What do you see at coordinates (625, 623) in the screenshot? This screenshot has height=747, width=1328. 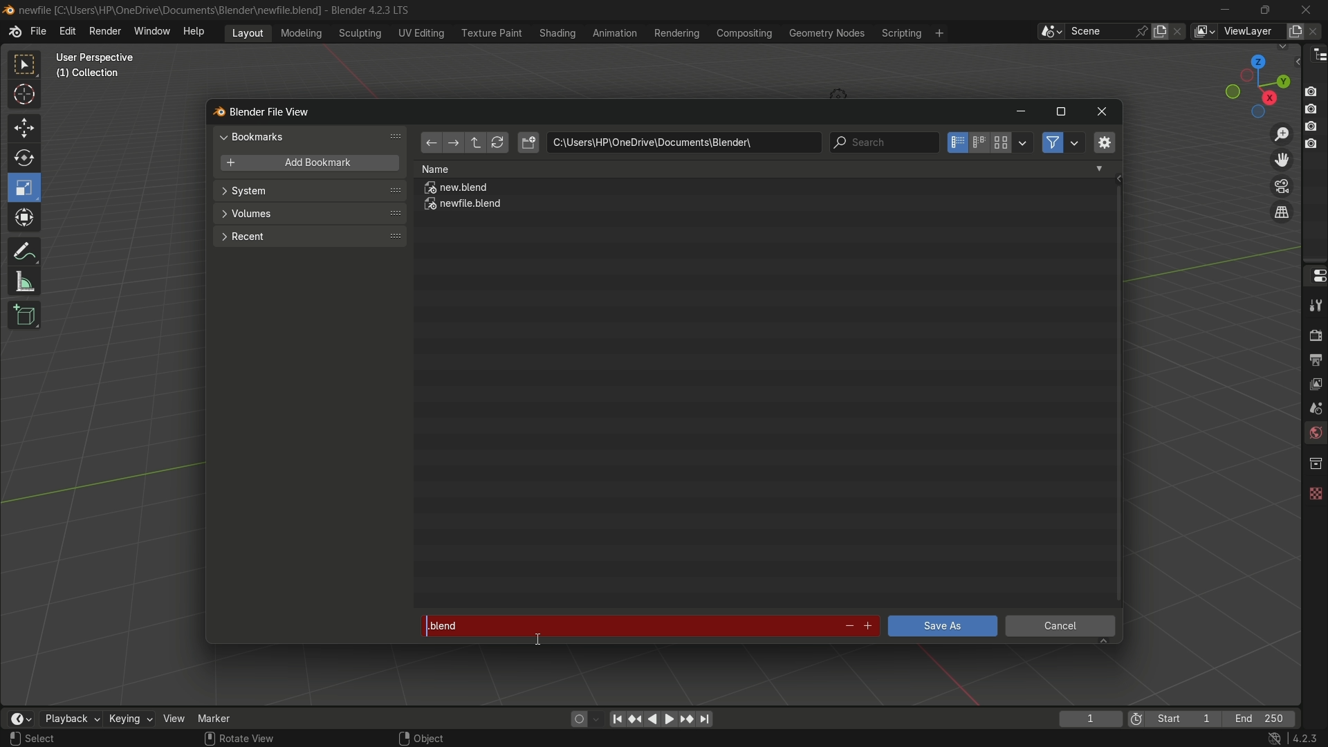 I see `.blend` at bounding box center [625, 623].